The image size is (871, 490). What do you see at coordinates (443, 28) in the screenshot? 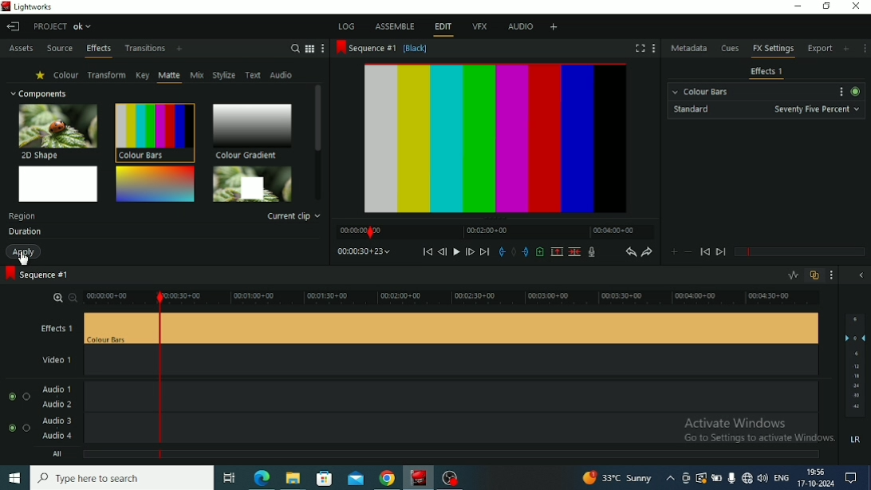
I see `Edit` at bounding box center [443, 28].